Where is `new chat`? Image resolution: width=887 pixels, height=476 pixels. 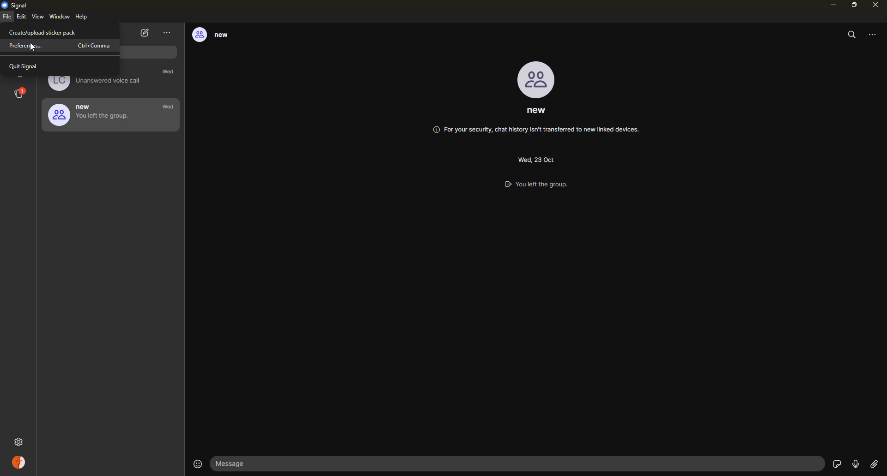 new chat is located at coordinates (146, 33).